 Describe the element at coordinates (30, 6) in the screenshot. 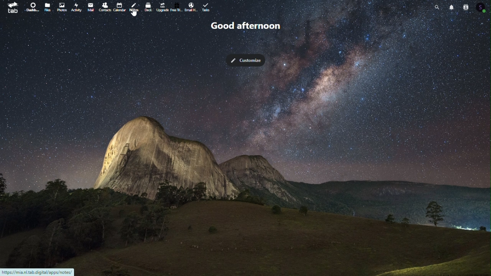

I see `dashboard` at that location.